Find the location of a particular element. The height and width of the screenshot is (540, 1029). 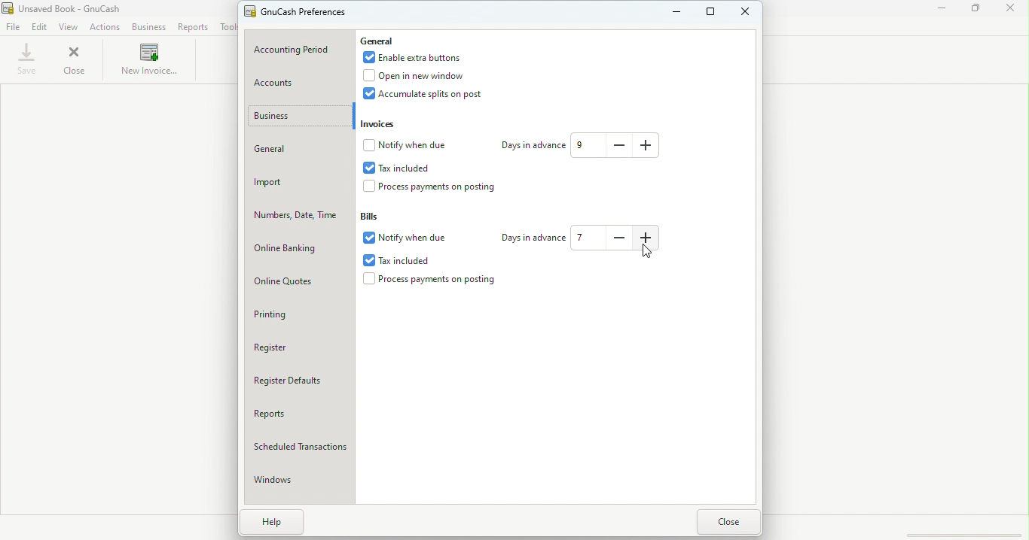

File is located at coordinates (14, 26).